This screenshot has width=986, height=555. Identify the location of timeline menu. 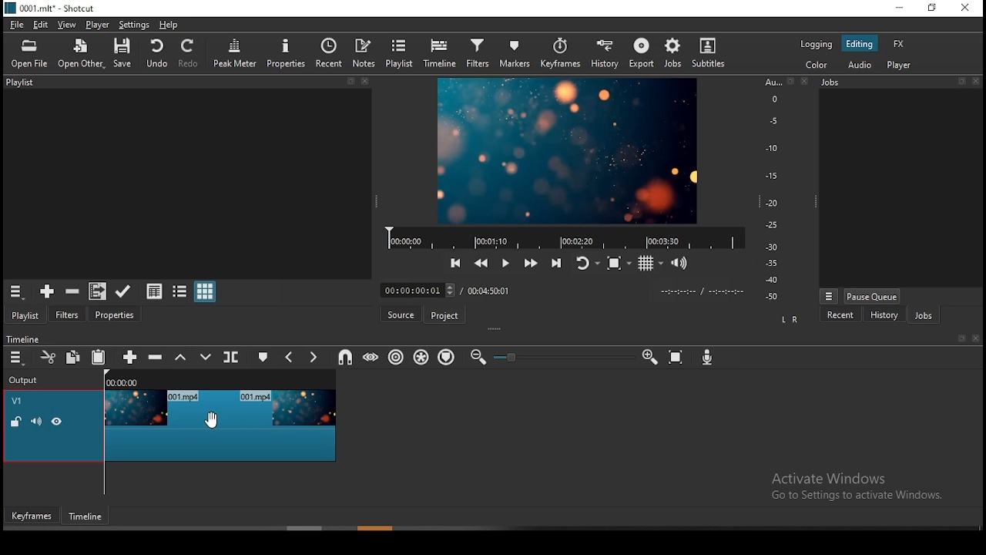
(17, 357).